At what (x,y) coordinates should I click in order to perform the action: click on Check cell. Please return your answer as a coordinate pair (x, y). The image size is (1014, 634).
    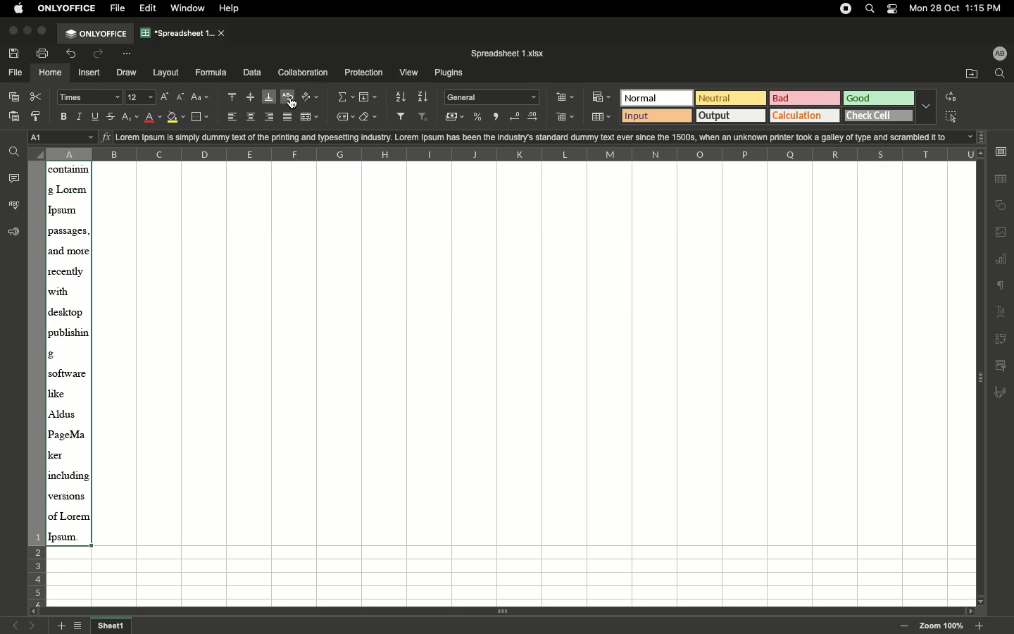
    Looking at the image, I should click on (880, 116).